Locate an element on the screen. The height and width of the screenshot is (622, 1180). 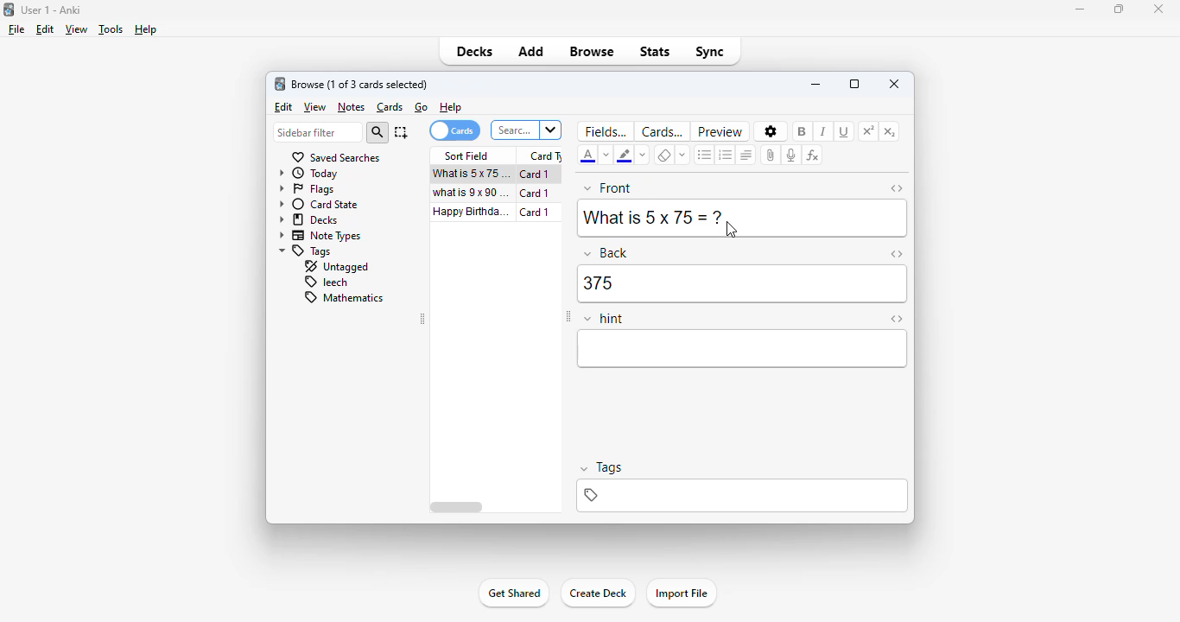
logo is located at coordinates (280, 84).